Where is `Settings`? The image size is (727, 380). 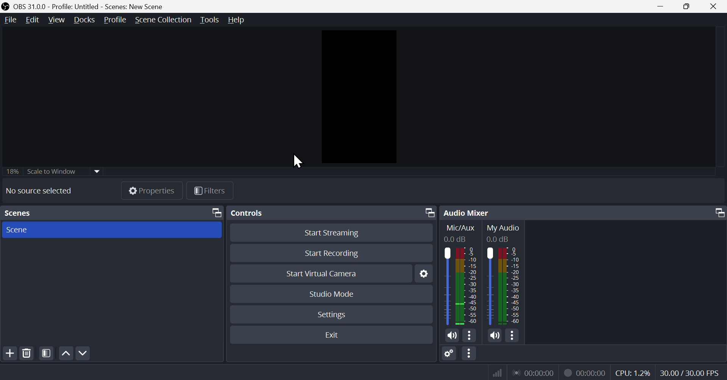
Settings is located at coordinates (423, 274).